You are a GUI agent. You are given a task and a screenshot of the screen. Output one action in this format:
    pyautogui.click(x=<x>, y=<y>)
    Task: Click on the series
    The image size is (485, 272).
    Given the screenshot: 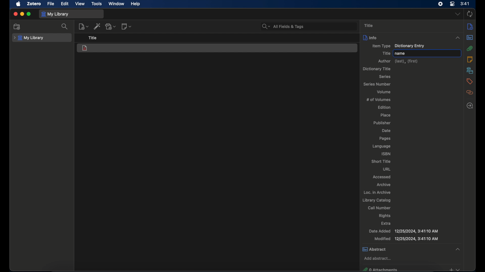 What is the action you would take?
    pyautogui.click(x=385, y=77)
    